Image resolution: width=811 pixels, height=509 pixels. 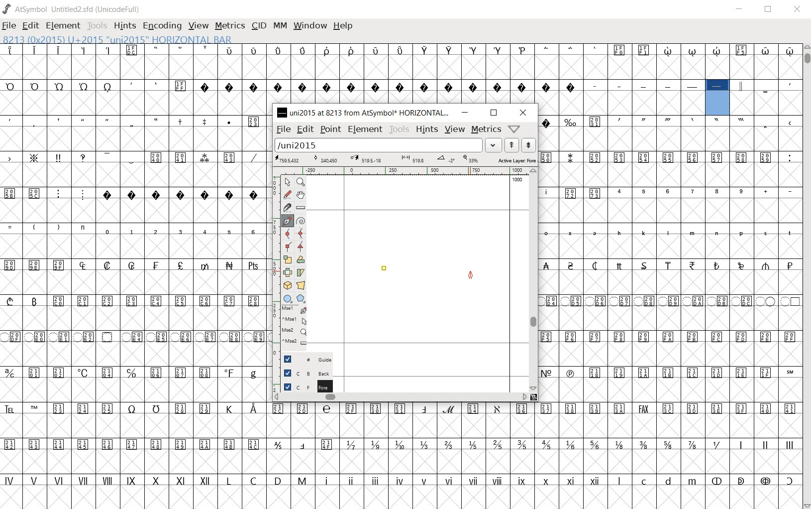 I want to click on RESTORE DOWN, so click(x=770, y=10).